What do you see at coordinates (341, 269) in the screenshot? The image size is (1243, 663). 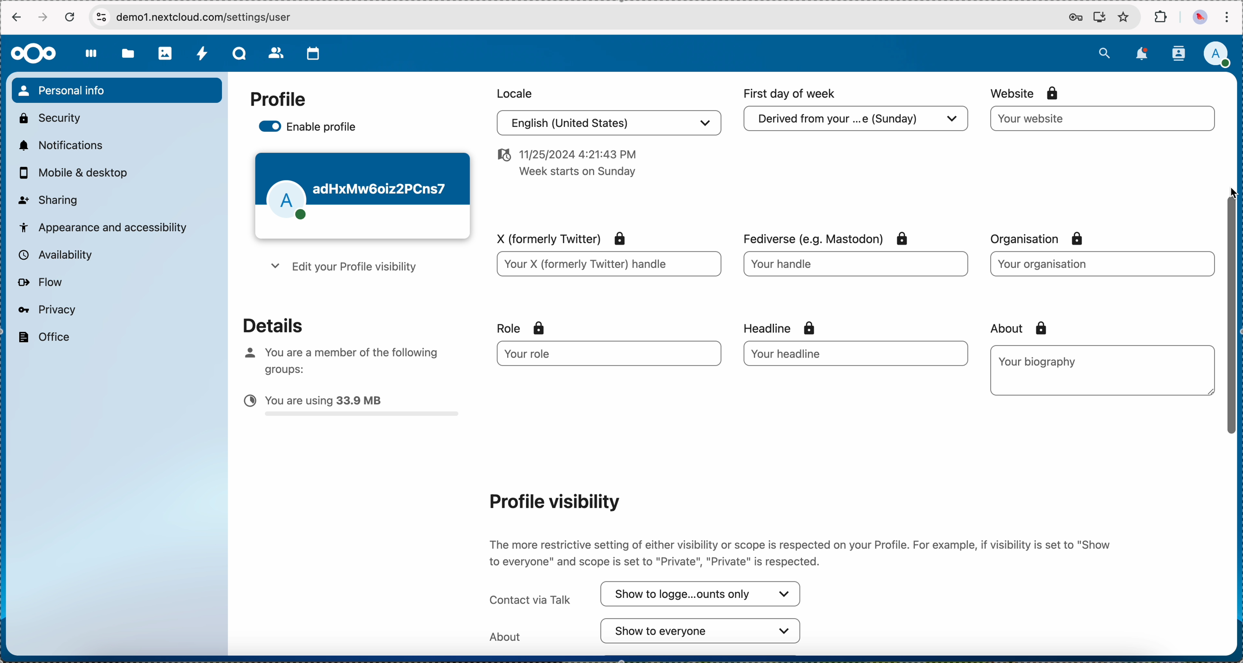 I see `edit your profile visibility` at bounding box center [341, 269].